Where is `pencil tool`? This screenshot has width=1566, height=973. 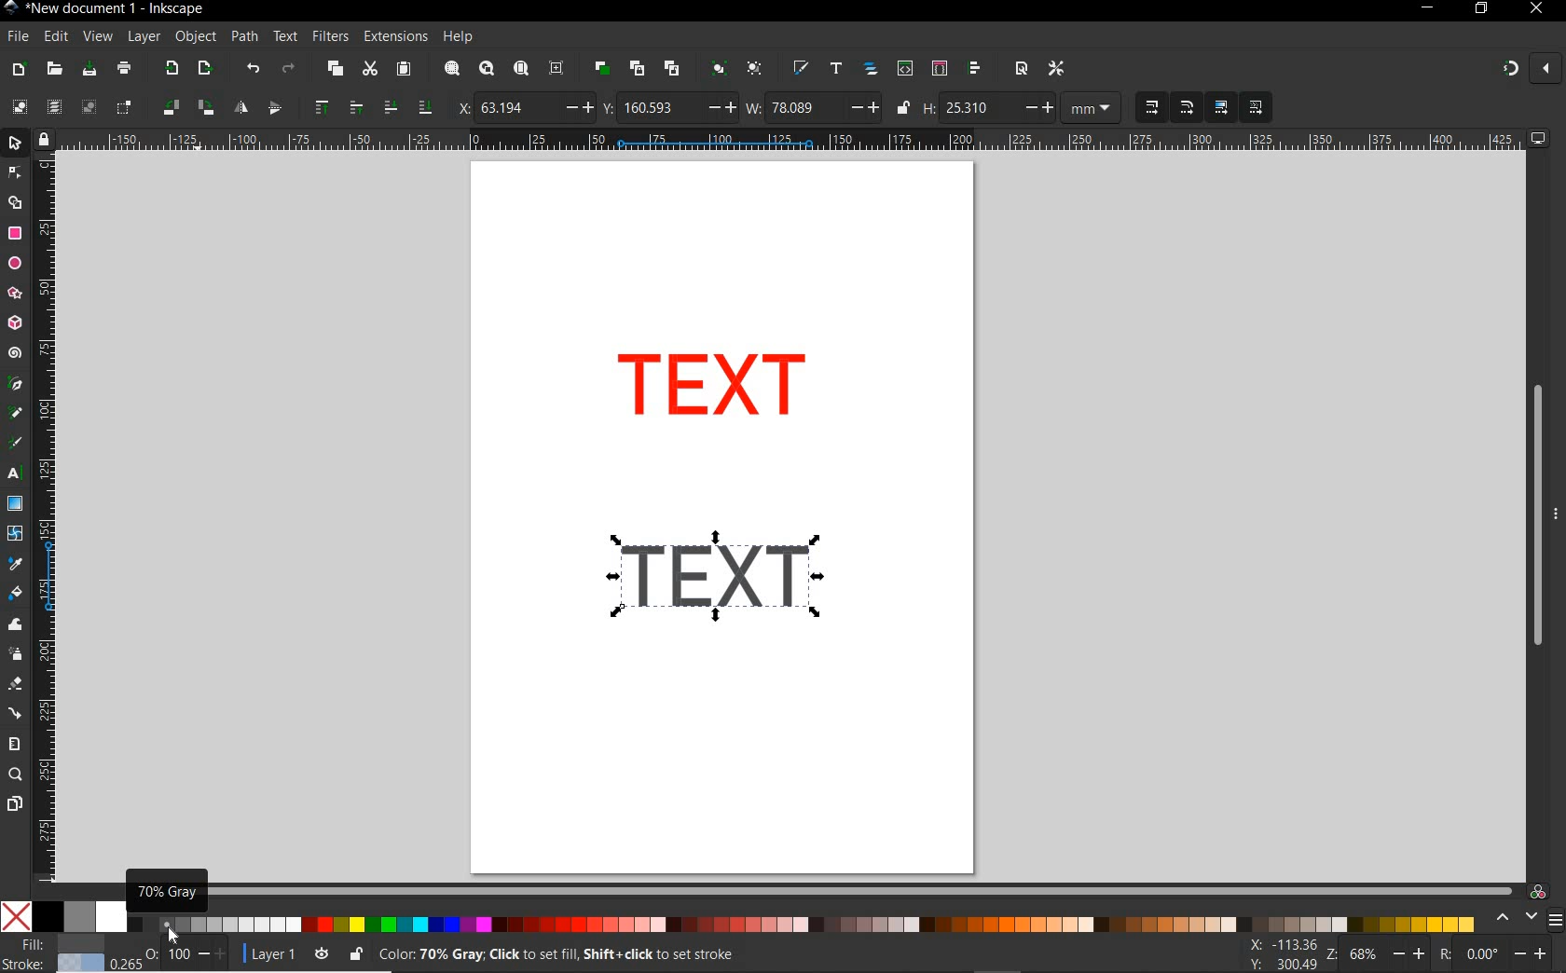 pencil tool is located at coordinates (17, 414).